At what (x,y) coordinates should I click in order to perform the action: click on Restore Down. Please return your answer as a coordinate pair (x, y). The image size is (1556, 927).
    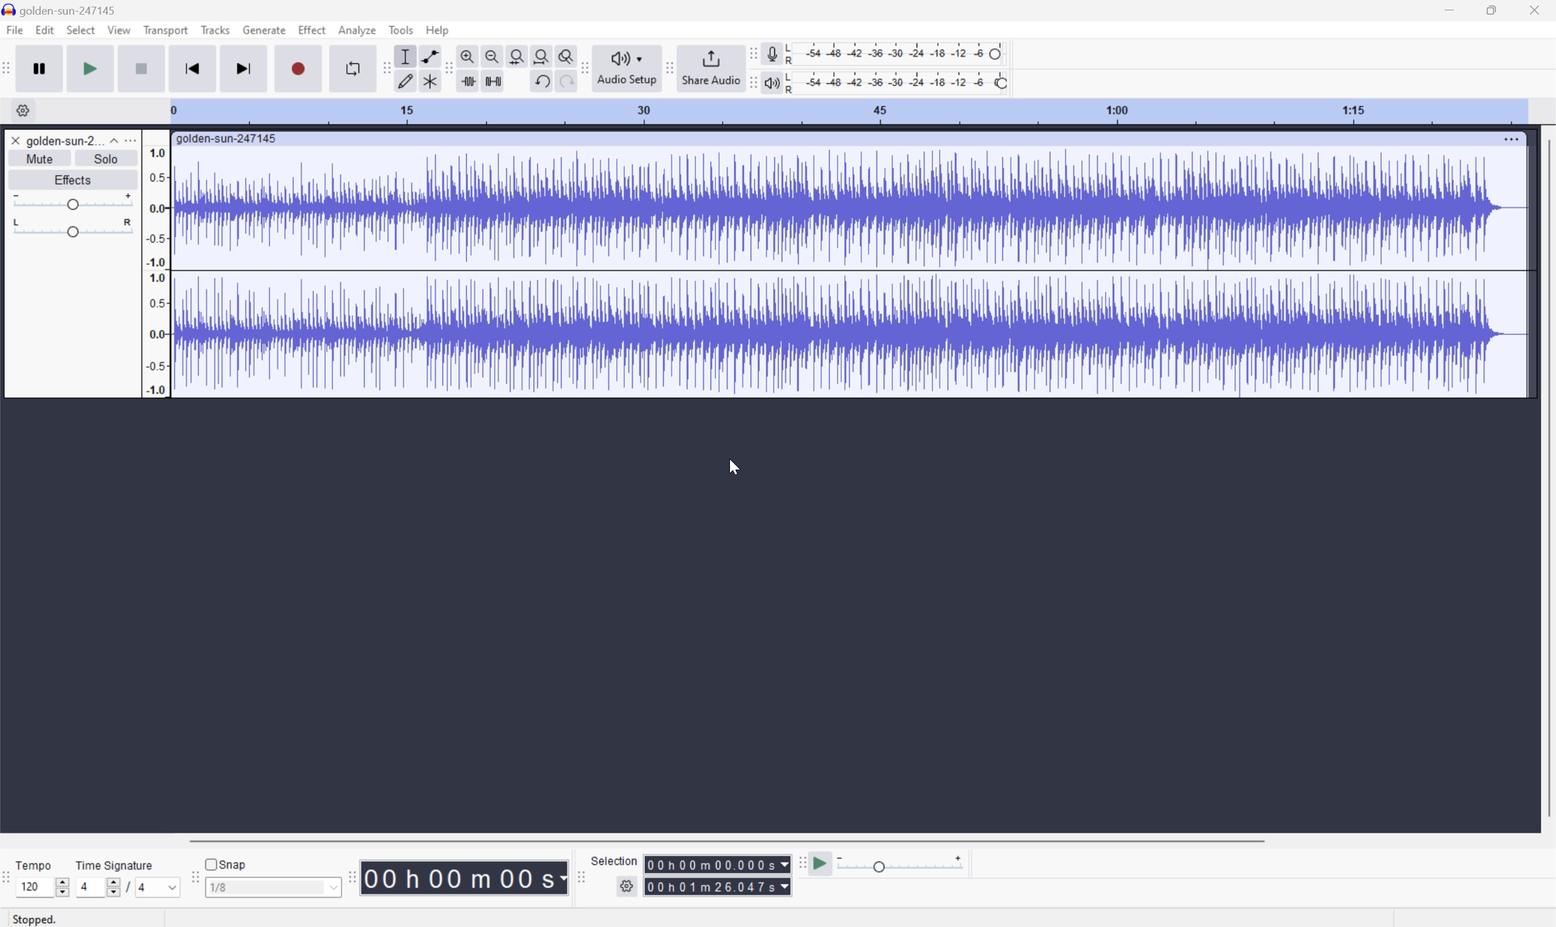
    Looking at the image, I should click on (1491, 10).